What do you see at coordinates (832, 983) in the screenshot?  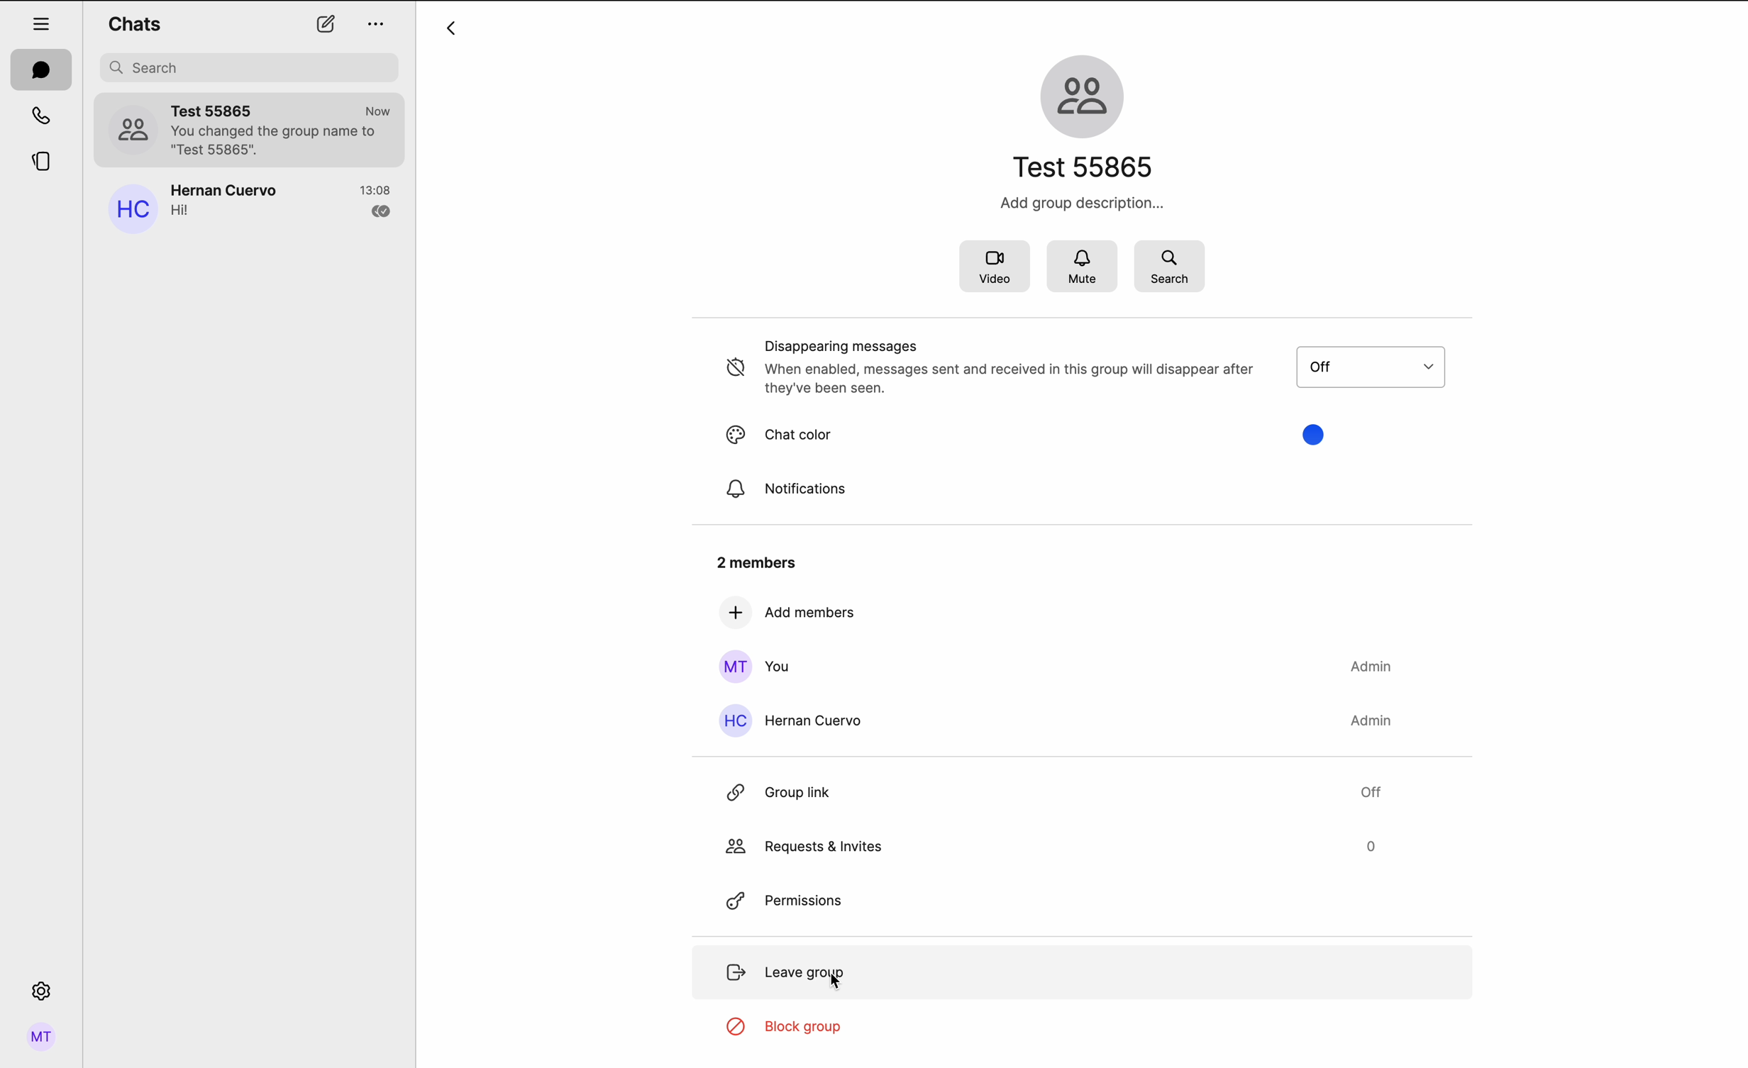 I see `curser` at bounding box center [832, 983].